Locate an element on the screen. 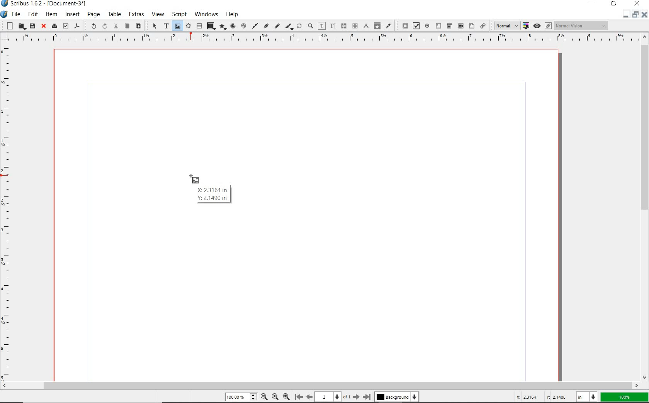  arc is located at coordinates (232, 26).